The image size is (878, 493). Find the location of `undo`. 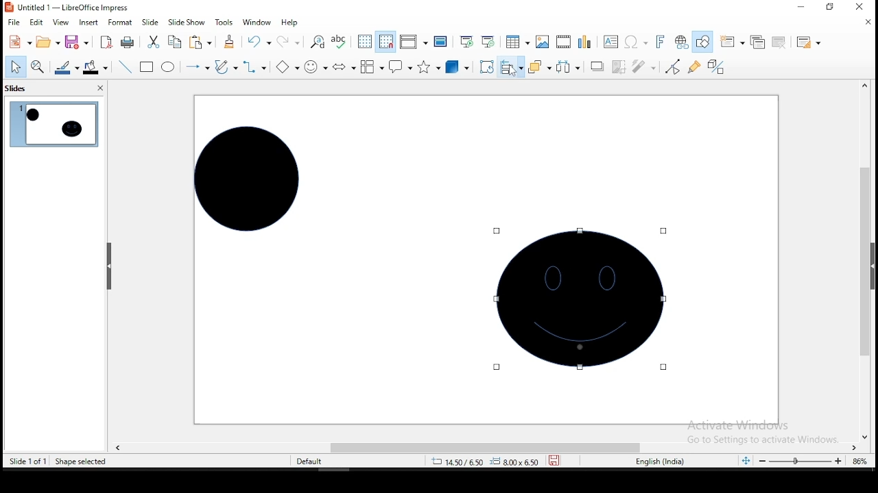

undo is located at coordinates (259, 42).